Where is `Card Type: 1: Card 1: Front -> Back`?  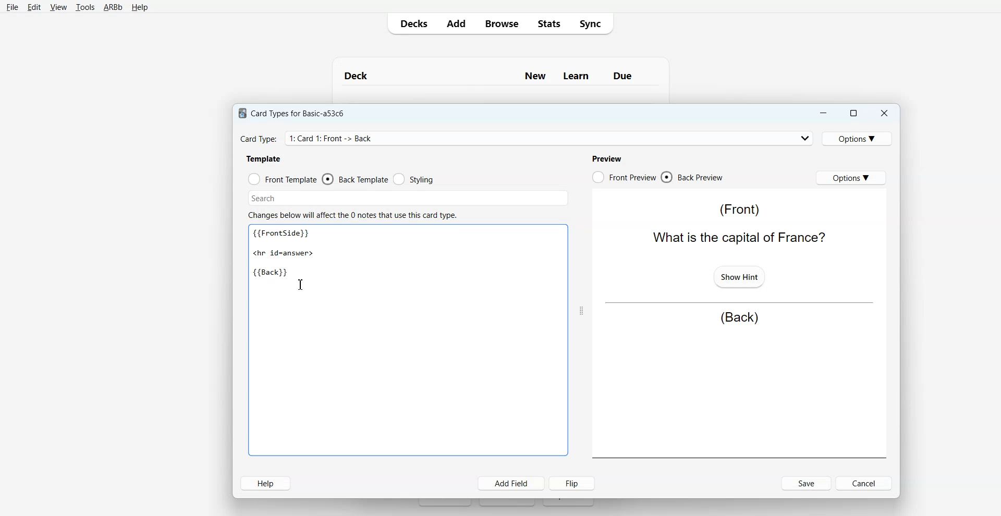 Card Type: 1: Card 1: Front -> Back is located at coordinates (335, 138).